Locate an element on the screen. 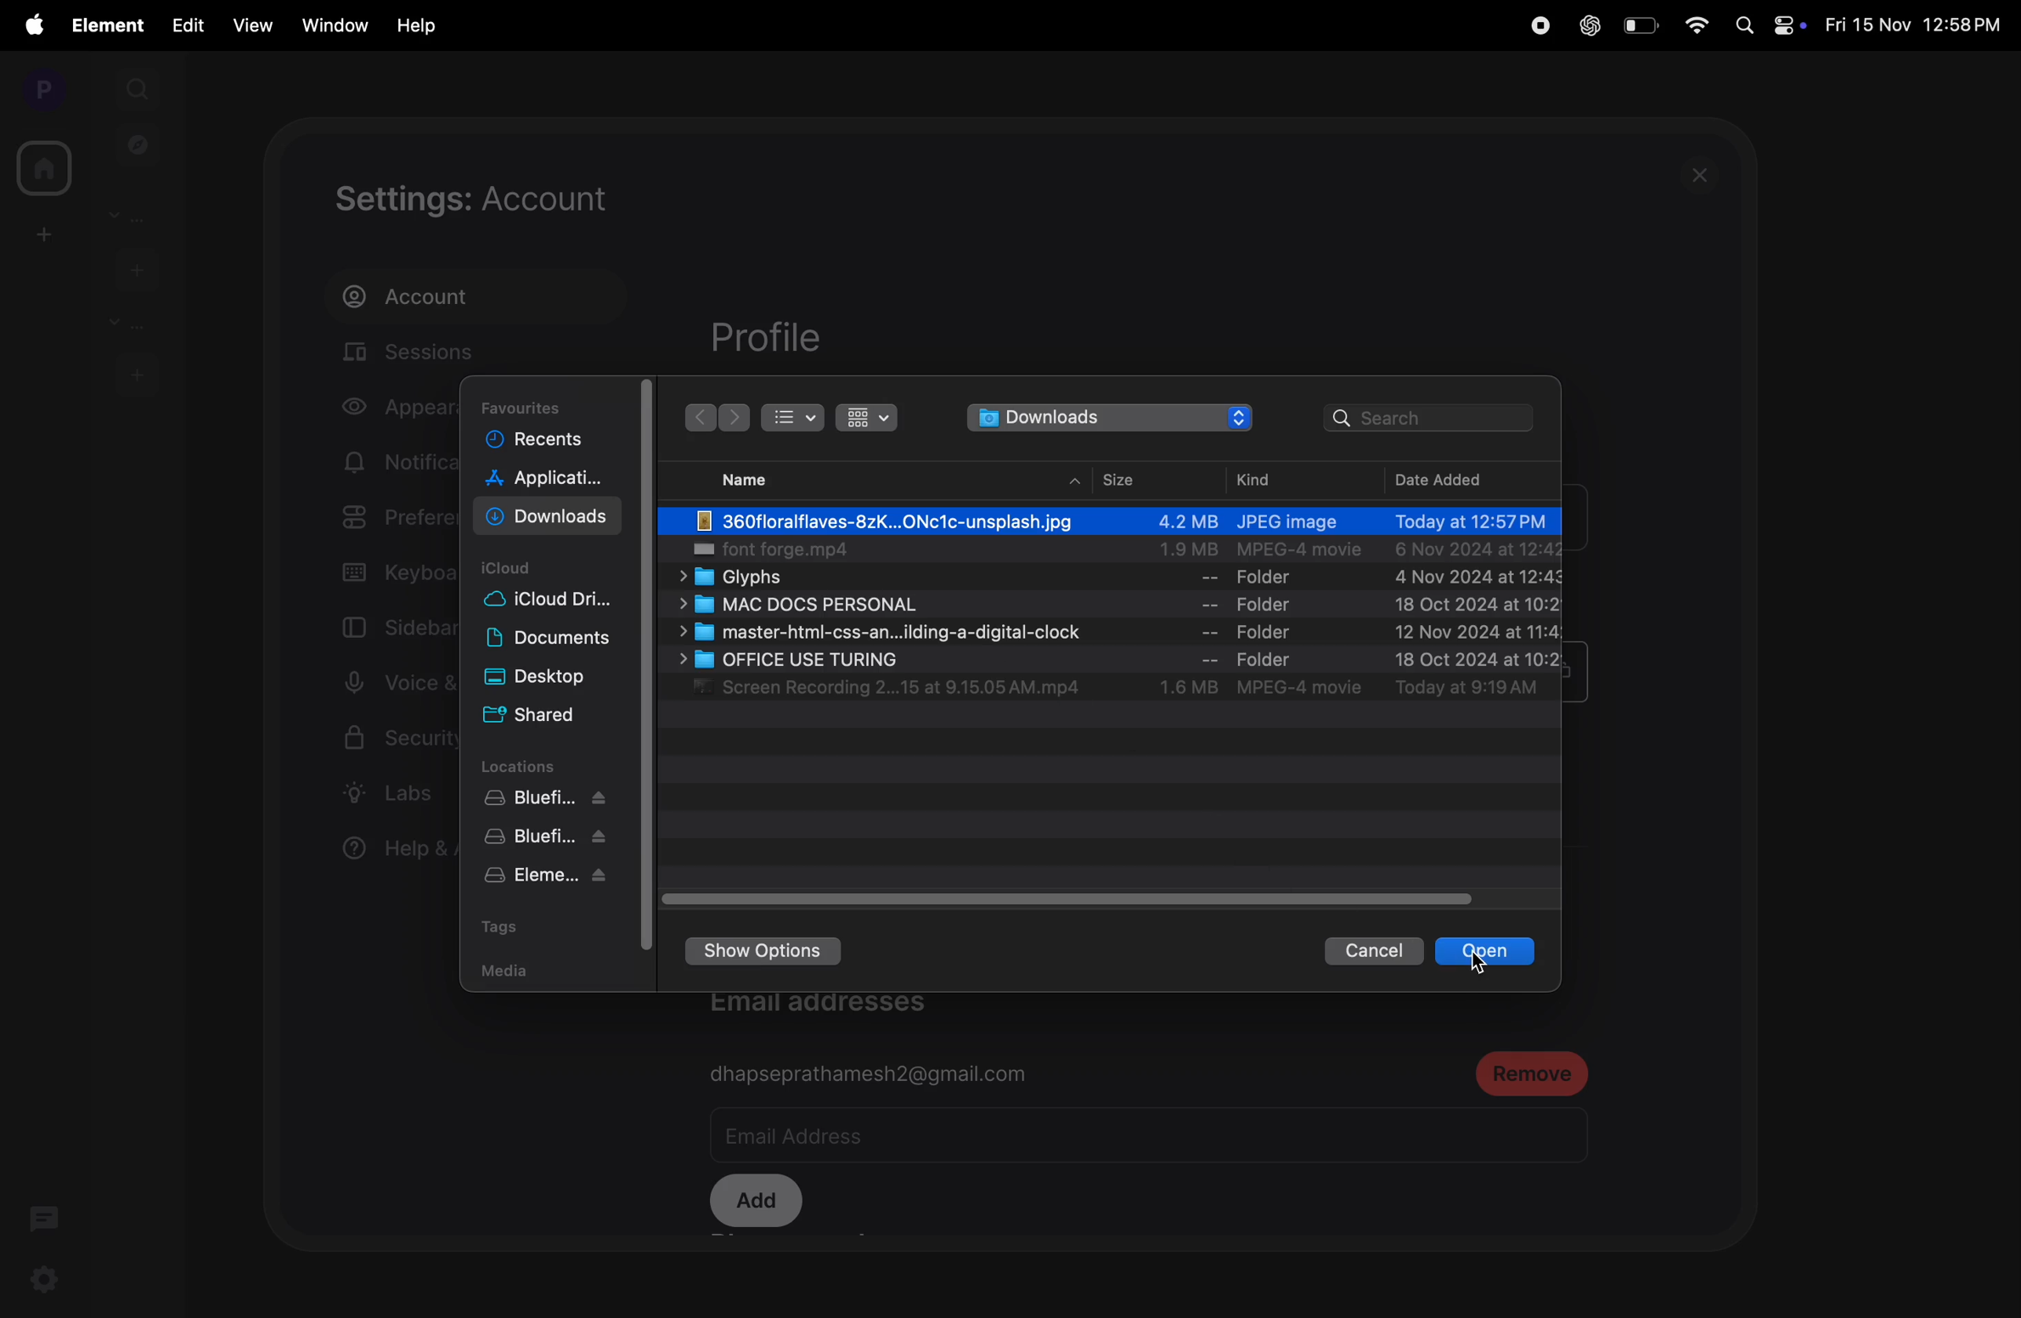  glyph is located at coordinates (1114, 580).